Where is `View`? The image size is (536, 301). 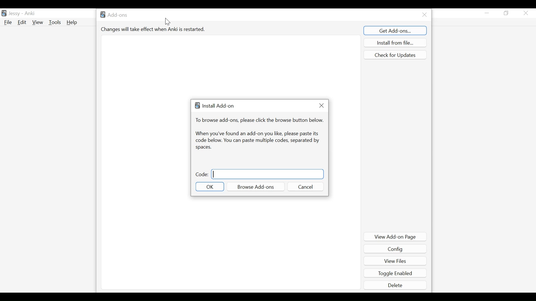 View is located at coordinates (38, 22).